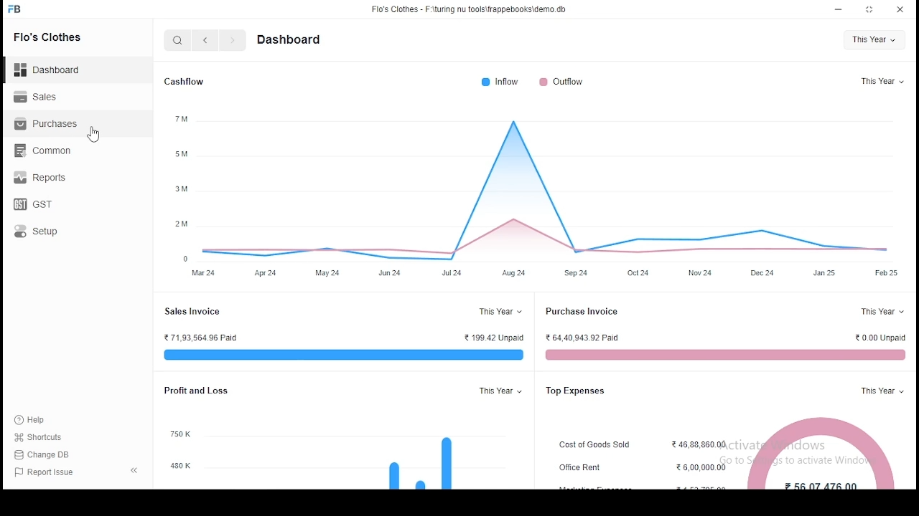 The width and height of the screenshot is (919, 516). What do you see at coordinates (43, 150) in the screenshot?
I see `common` at bounding box center [43, 150].